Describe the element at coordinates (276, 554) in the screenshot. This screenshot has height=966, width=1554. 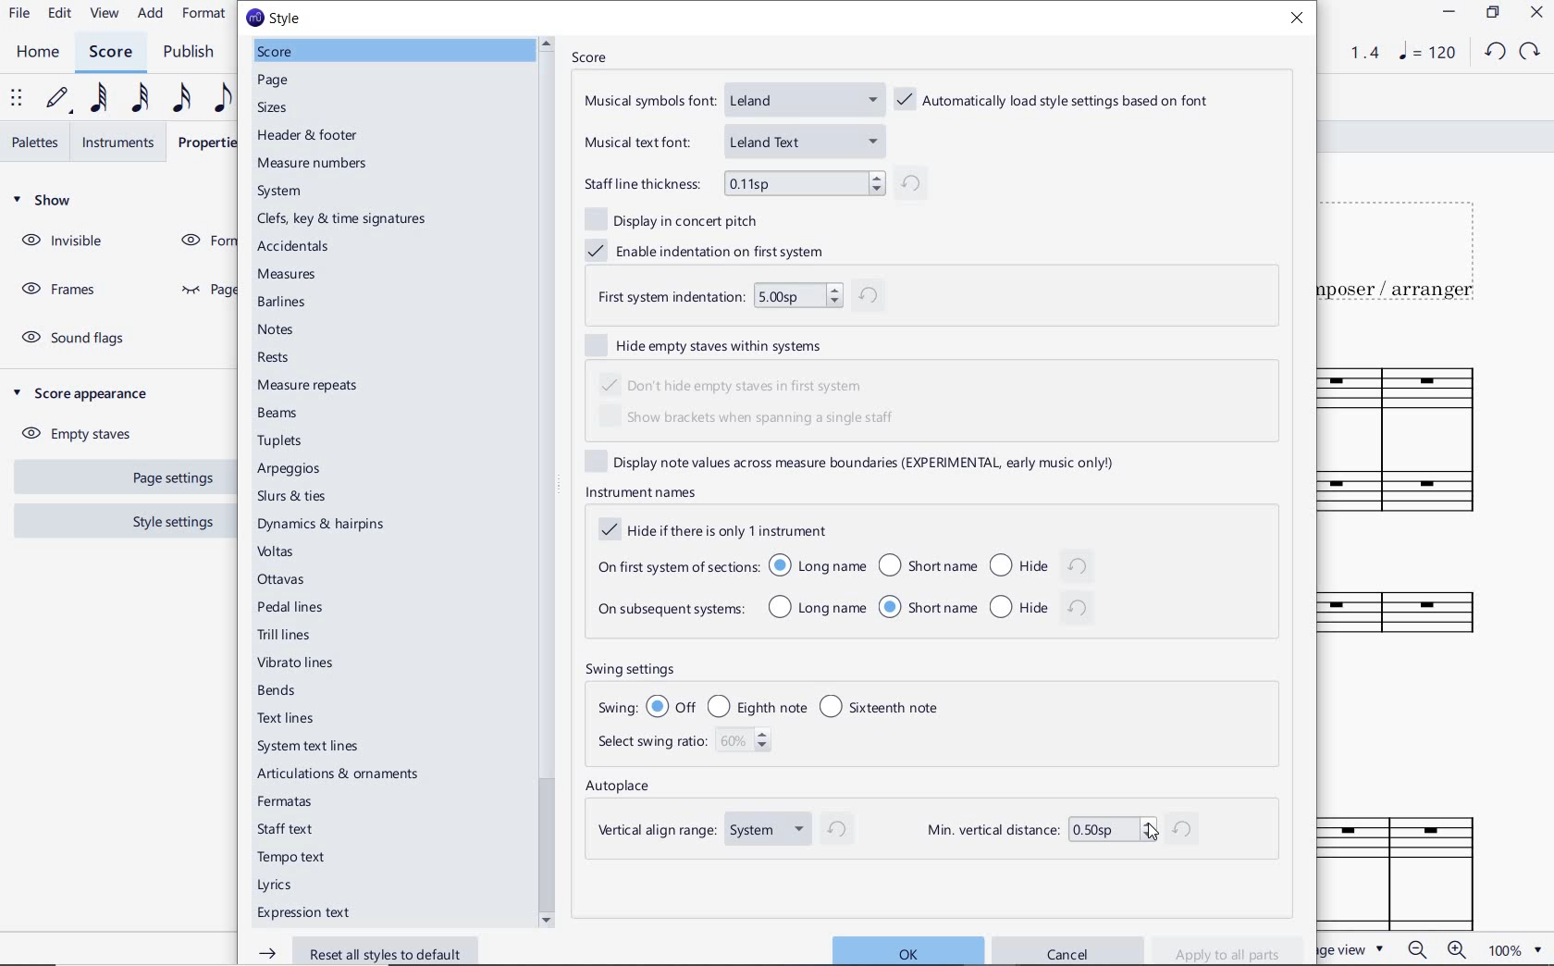
I see `voltas` at that location.